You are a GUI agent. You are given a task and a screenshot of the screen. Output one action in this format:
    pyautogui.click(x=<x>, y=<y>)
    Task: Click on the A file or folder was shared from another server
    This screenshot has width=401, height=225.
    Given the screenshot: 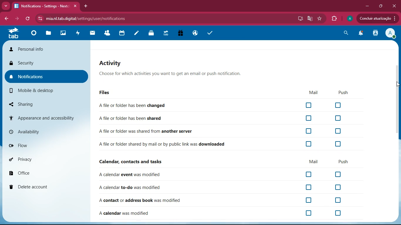 What is the action you would take?
    pyautogui.click(x=146, y=132)
    